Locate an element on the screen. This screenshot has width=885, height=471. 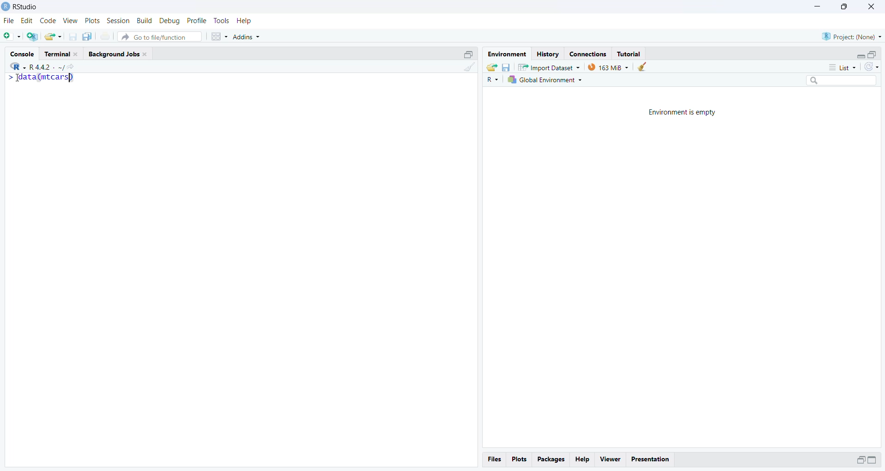
edit is located at coordinates (27, 20).